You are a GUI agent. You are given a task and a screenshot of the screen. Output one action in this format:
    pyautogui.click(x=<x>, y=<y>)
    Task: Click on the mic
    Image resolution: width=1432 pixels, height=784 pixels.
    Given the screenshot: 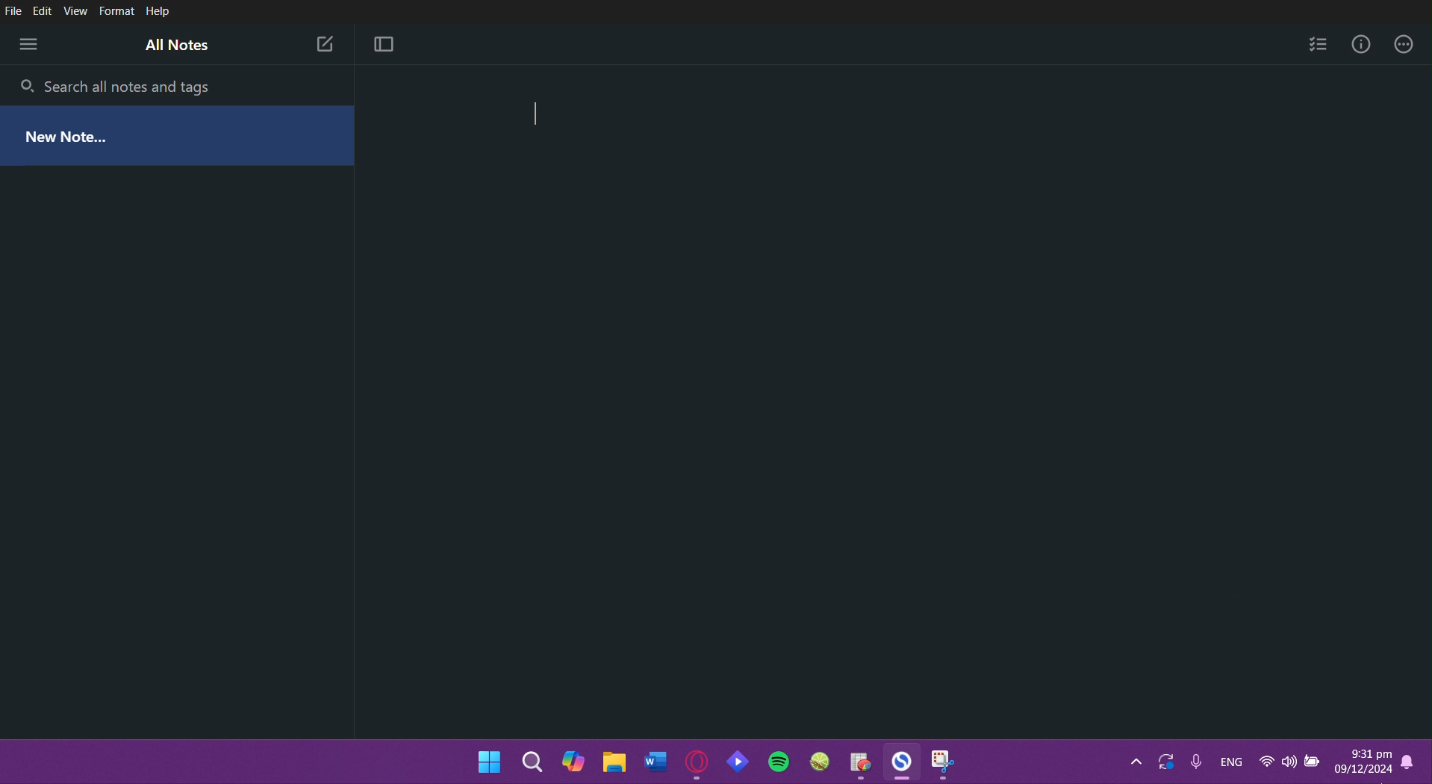 What is the action you would take?
    pyautogui.click(x=1196, y=763)
    